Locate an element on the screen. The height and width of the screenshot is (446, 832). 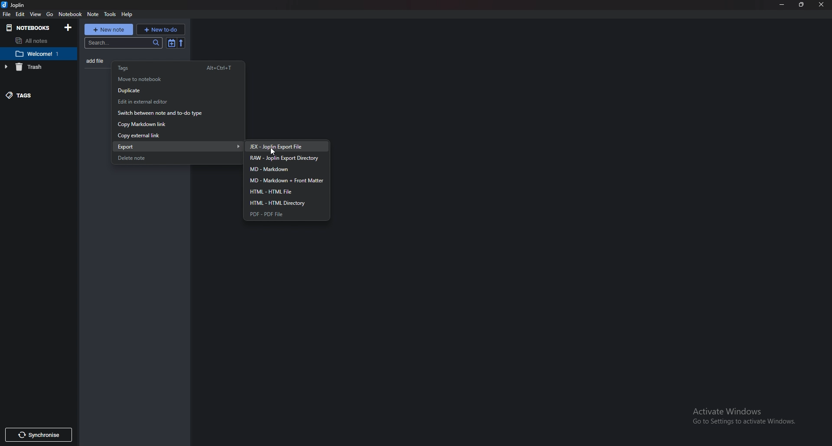
New to do is located at coordinates (161, 29).